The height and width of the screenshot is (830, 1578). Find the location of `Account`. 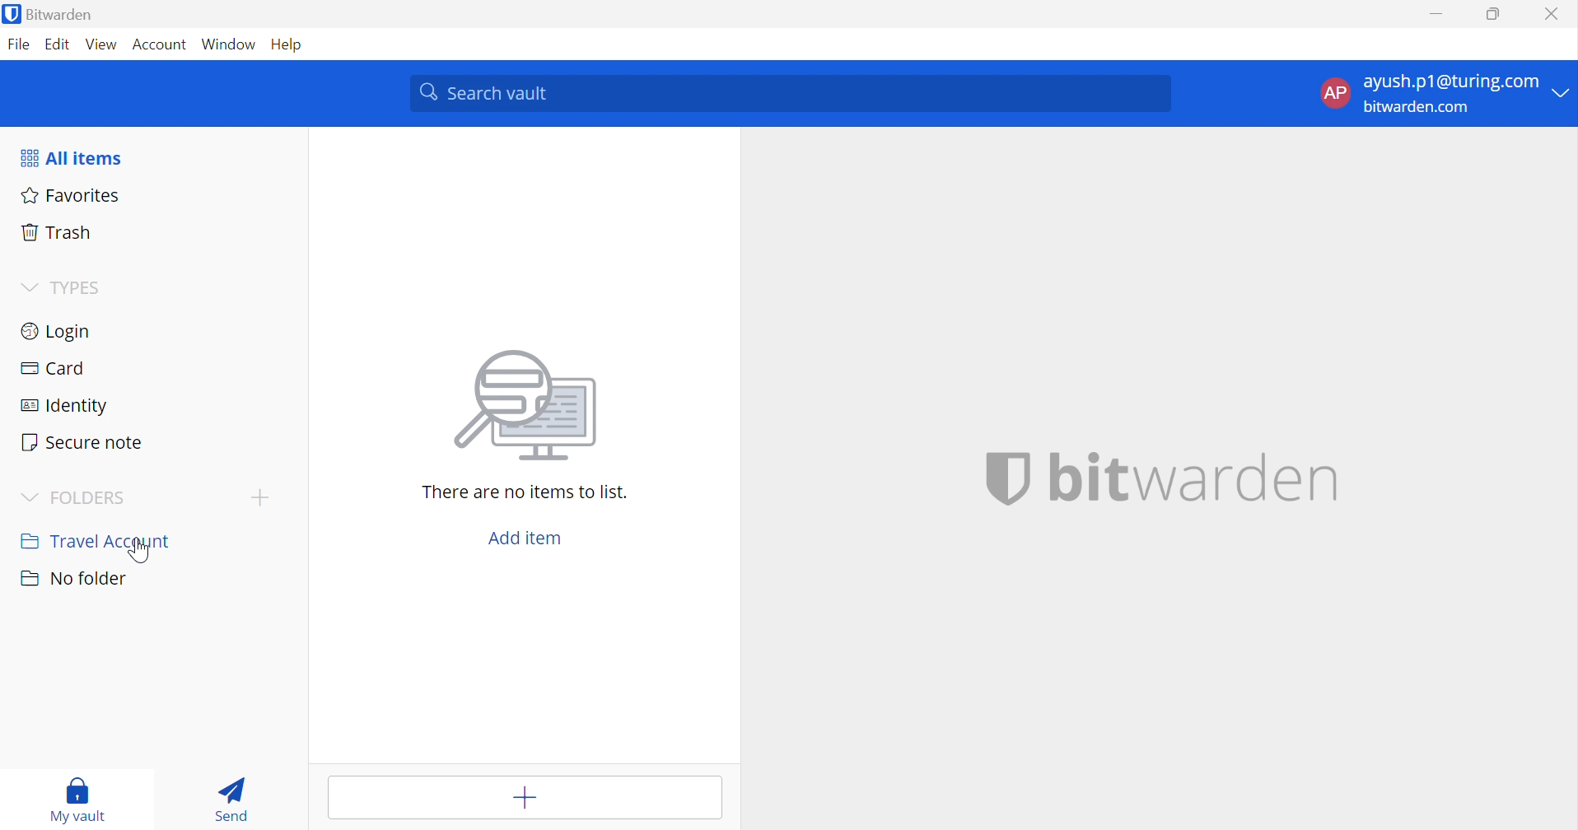

Account is located at coordinates (161, 44).